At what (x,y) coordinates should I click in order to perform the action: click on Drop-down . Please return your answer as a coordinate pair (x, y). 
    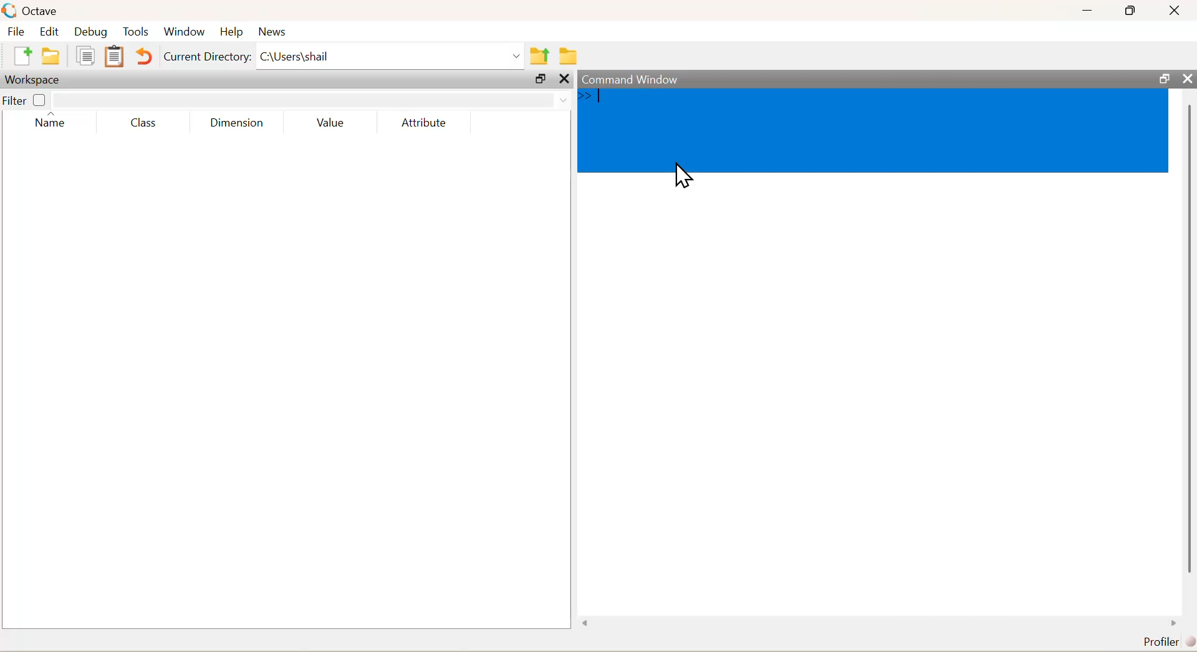
    Looking at the image, I should click on (564, 100).